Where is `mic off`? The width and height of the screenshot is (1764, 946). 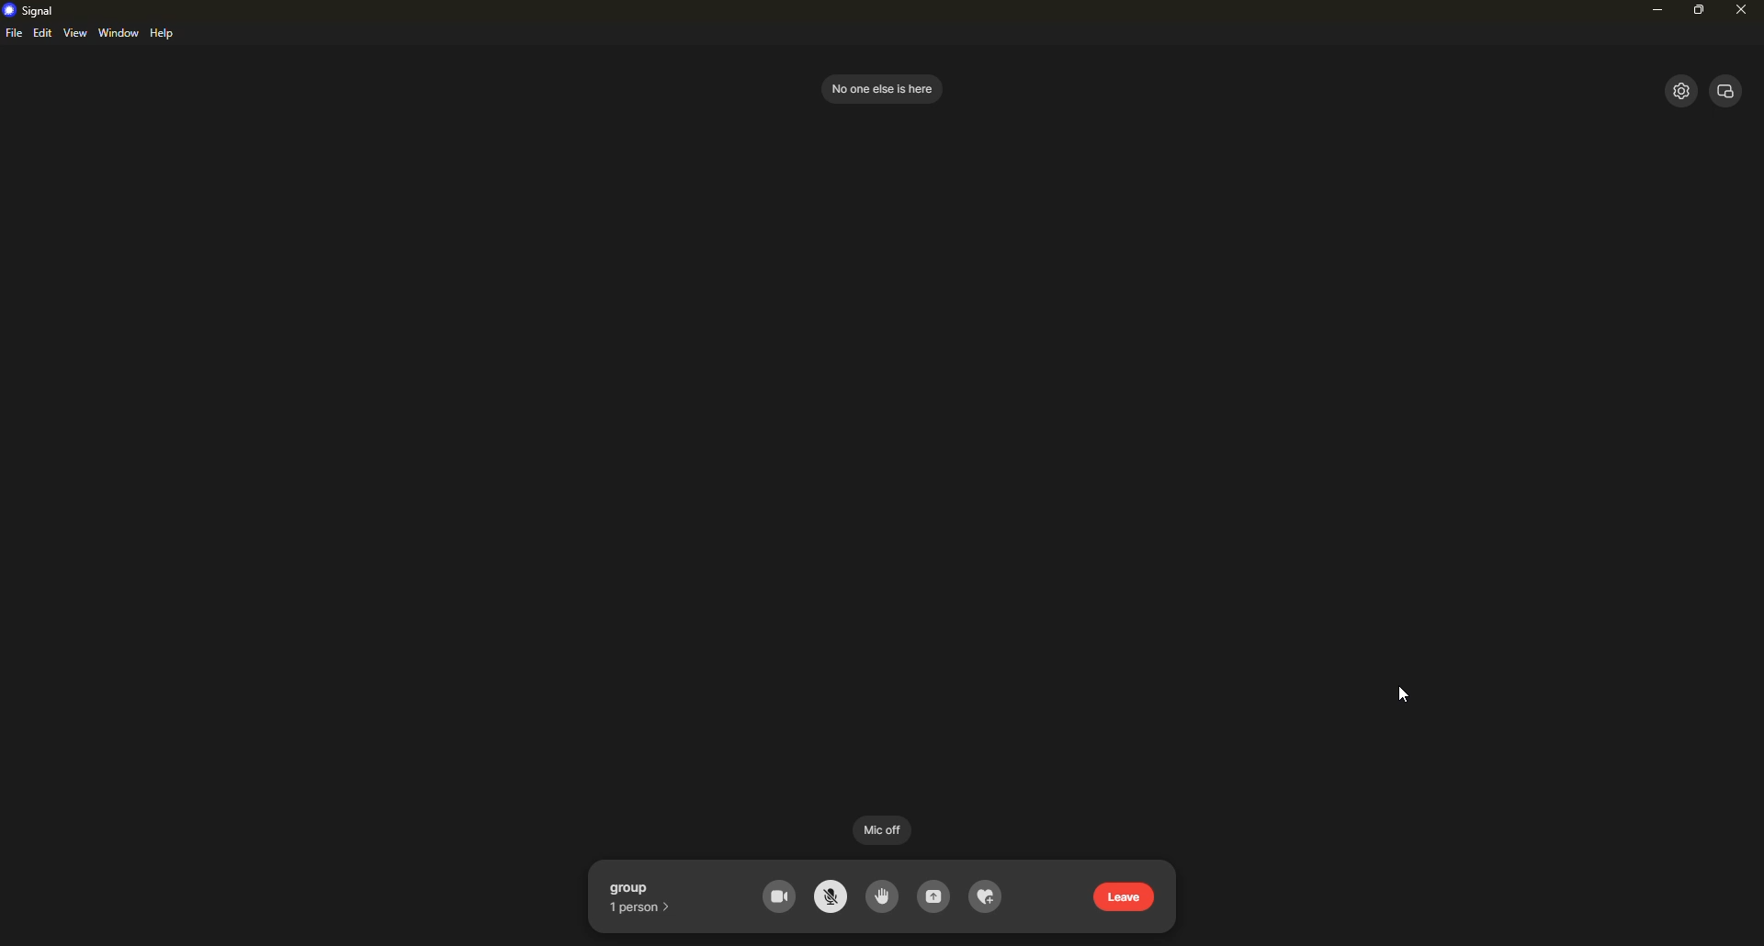
mic off is located at coordinates (832, 895).